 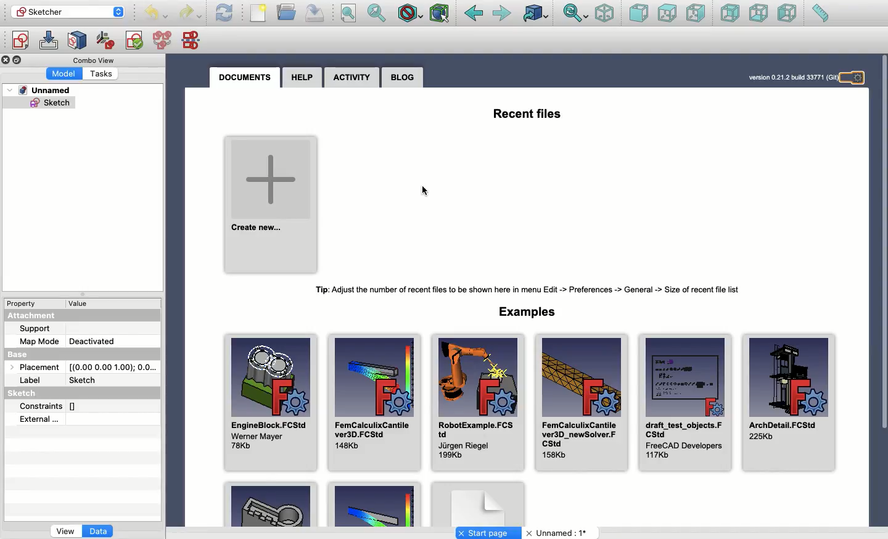 I want to click on Support, so click(x=38, y=328).